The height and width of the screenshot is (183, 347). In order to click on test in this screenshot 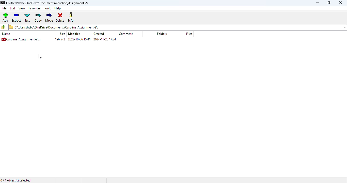, I will do `click(27, 18)`.